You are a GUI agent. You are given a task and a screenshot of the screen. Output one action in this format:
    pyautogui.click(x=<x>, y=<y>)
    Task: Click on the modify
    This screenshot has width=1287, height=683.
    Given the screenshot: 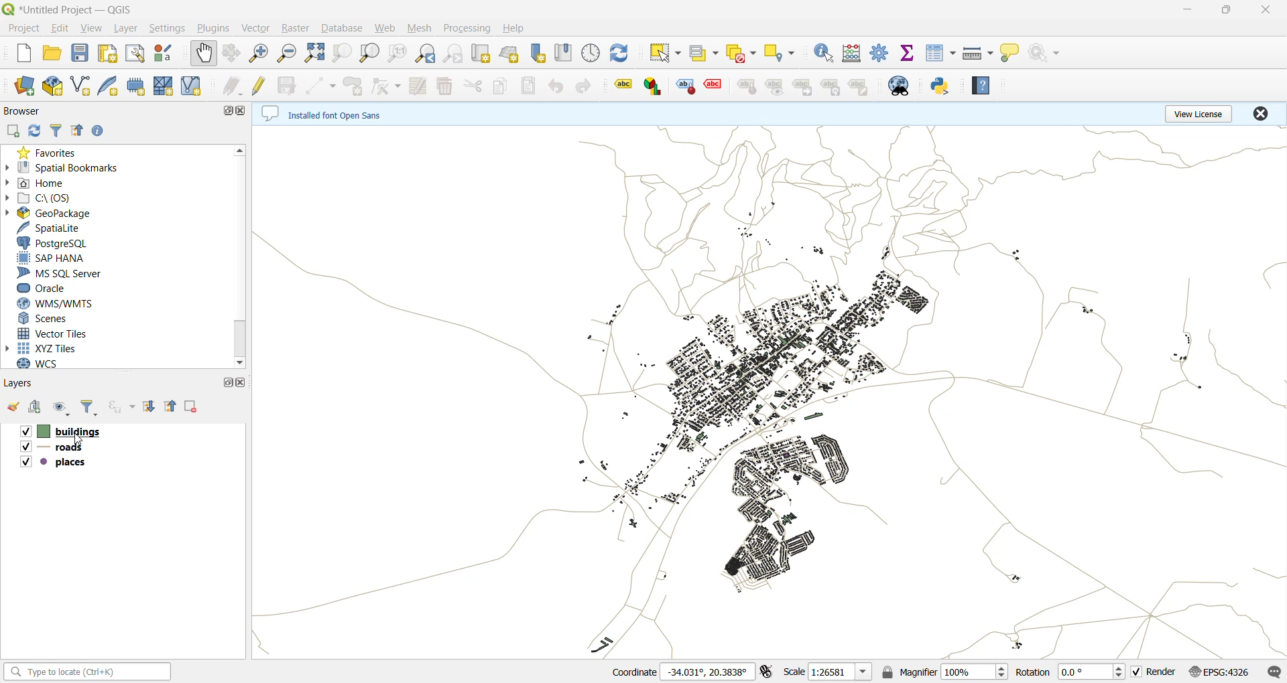 What is the action you would take?
    pyautogui.click(x=420, y=86)
    